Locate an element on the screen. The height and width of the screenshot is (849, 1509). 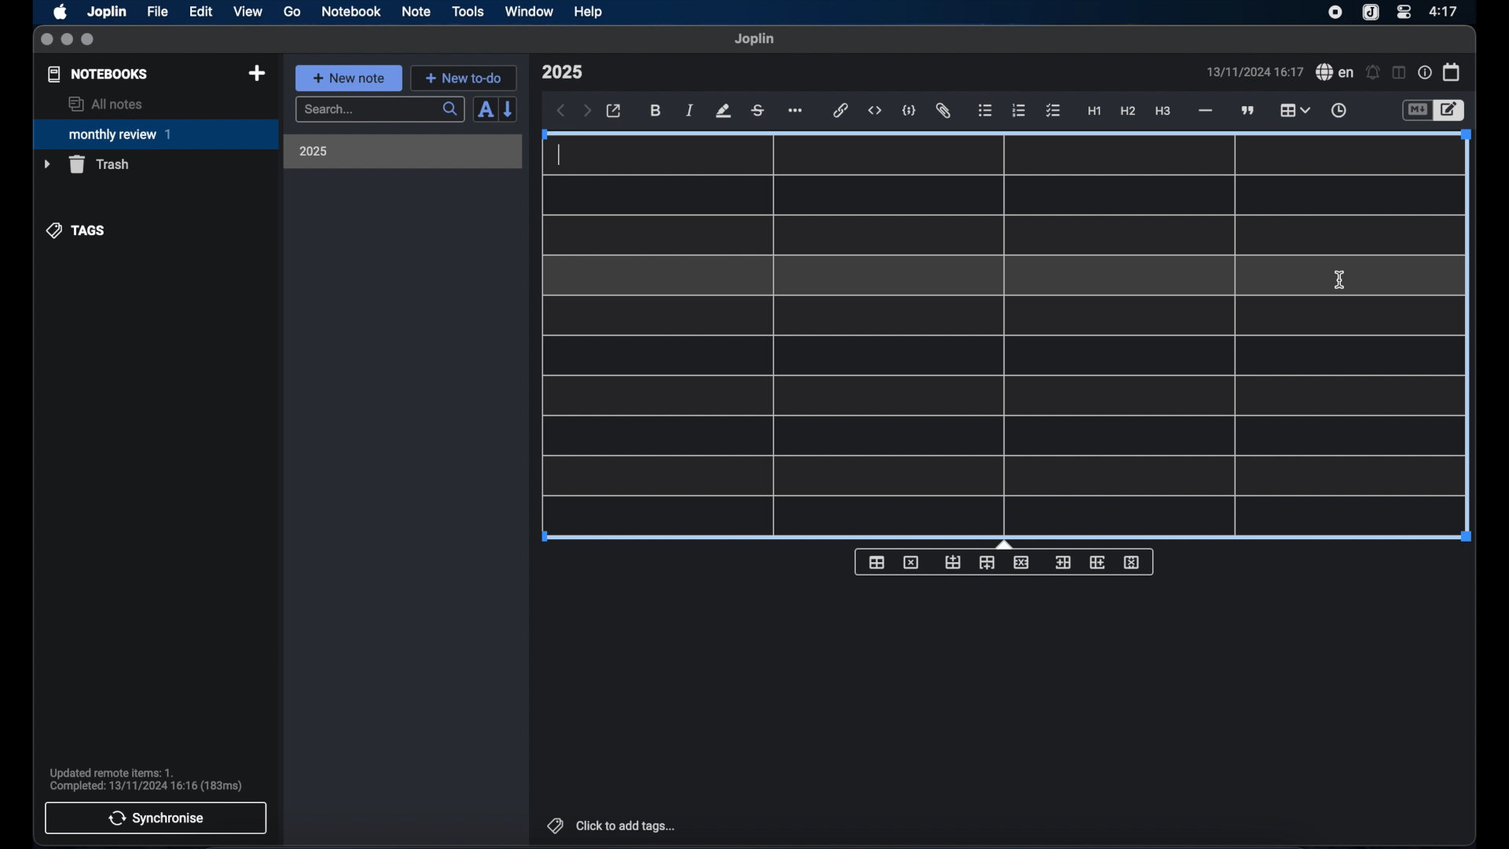
heading 2 is located at coordinates (1129, 112).